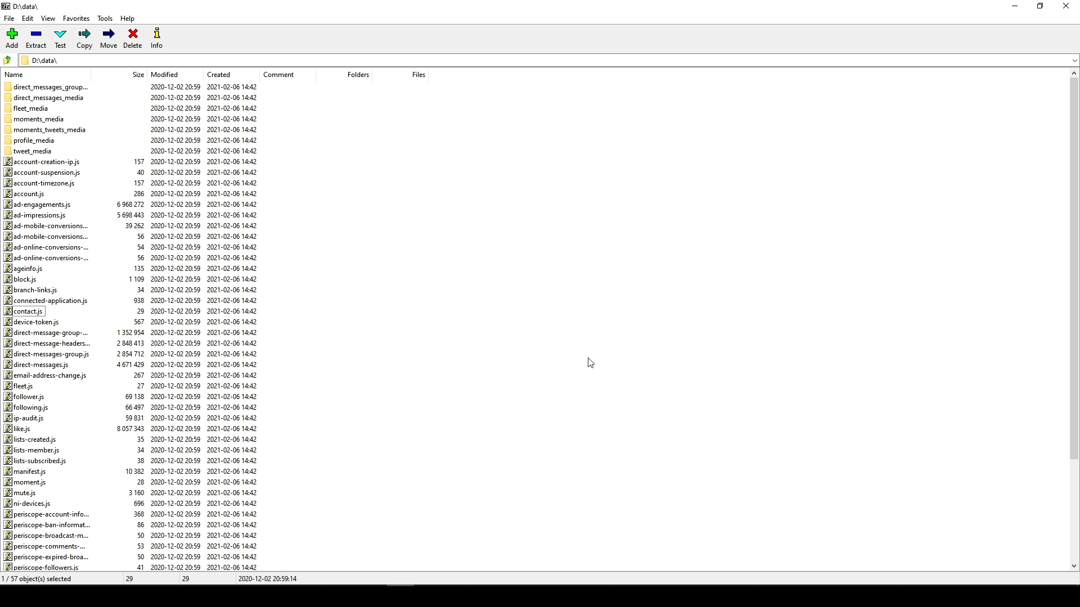 The width and height of the screenshot is (1080, 607). I want to click on email-address-change.js, so click(46, 375).